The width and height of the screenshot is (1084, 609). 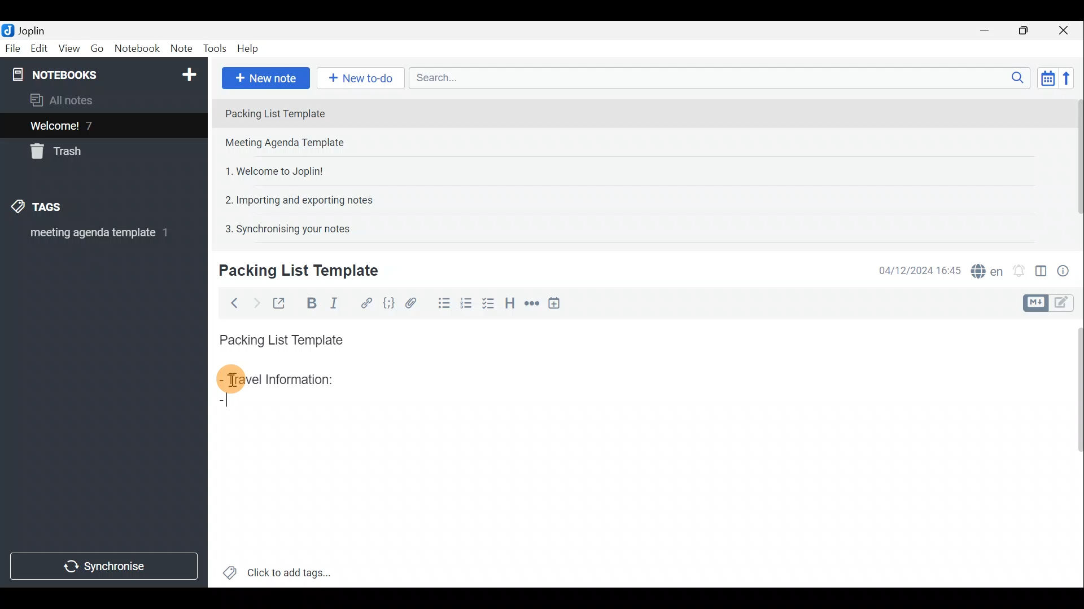 What do you see at coordinates (388, 302) in the screenshot?
I see `Code` at bounding box center [388, 302].